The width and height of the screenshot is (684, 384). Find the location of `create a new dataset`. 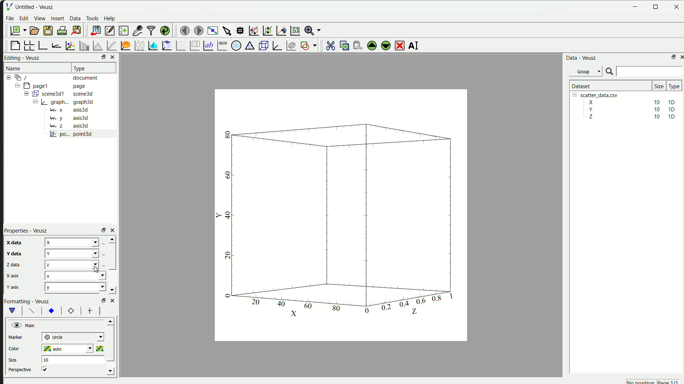

create a new dataset is located at coordinates (123, 30).